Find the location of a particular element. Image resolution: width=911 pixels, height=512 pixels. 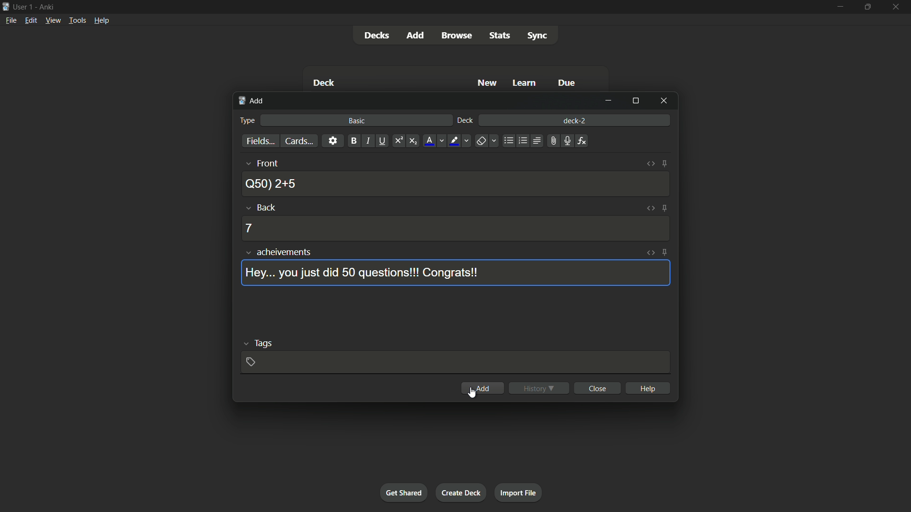

browse is located at coordinates (455, 36).